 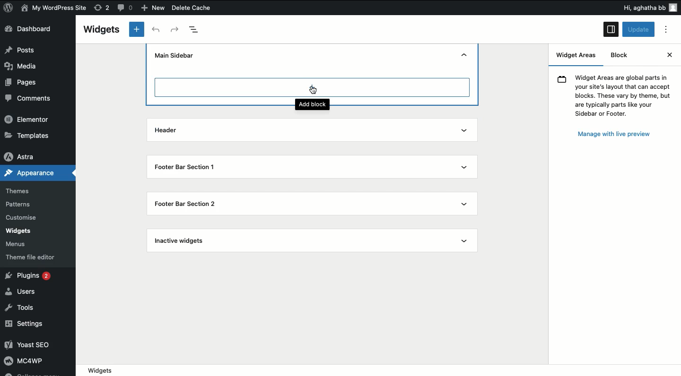 What do you see at coordinates (383, 370) in the screenshot?
I see `Location` at bounding box center [383, 370].